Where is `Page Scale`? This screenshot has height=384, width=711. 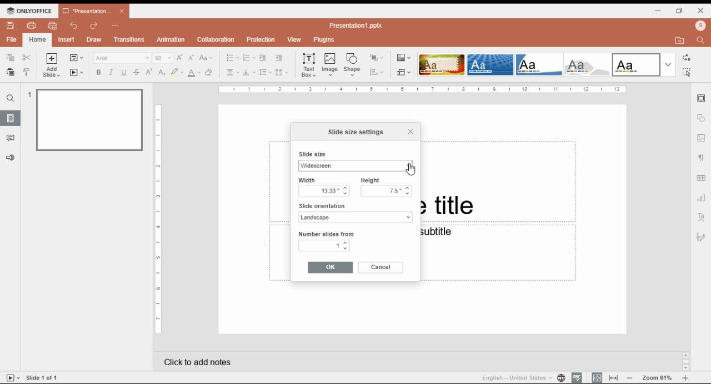
Page Scale is located at coordinates (423, 89).